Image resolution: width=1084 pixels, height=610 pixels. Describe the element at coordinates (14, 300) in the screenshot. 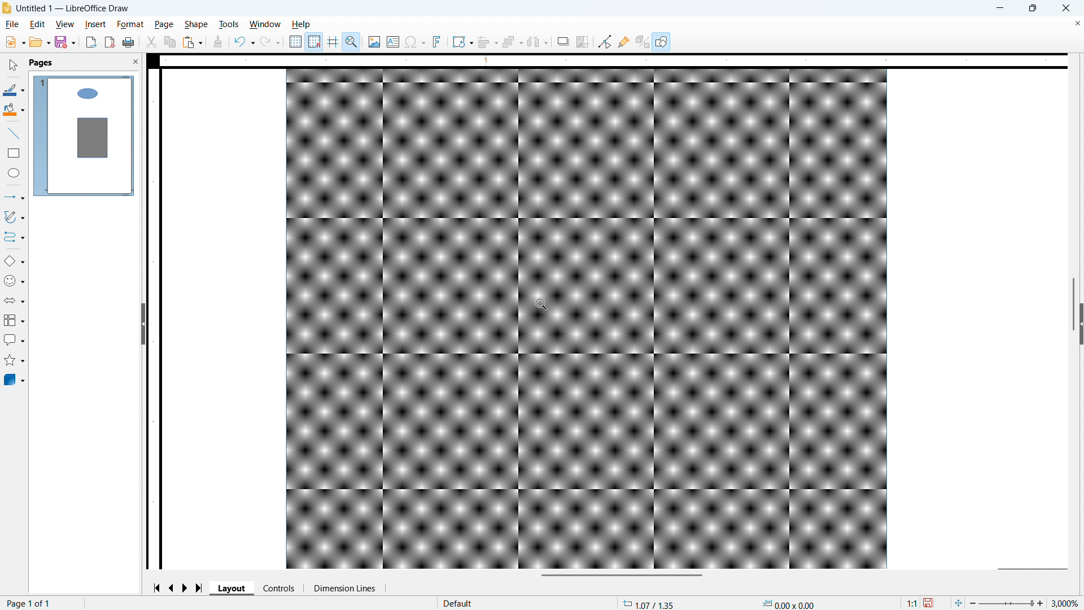

I see `Block arrows ` at that location.